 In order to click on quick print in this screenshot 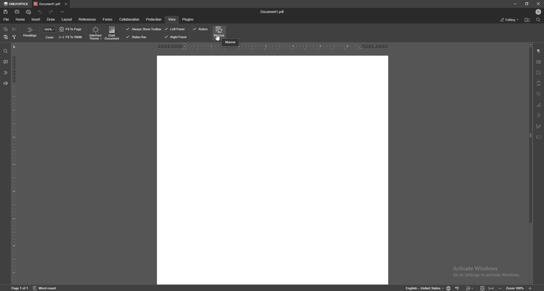, I will do `click(29, 12)`.